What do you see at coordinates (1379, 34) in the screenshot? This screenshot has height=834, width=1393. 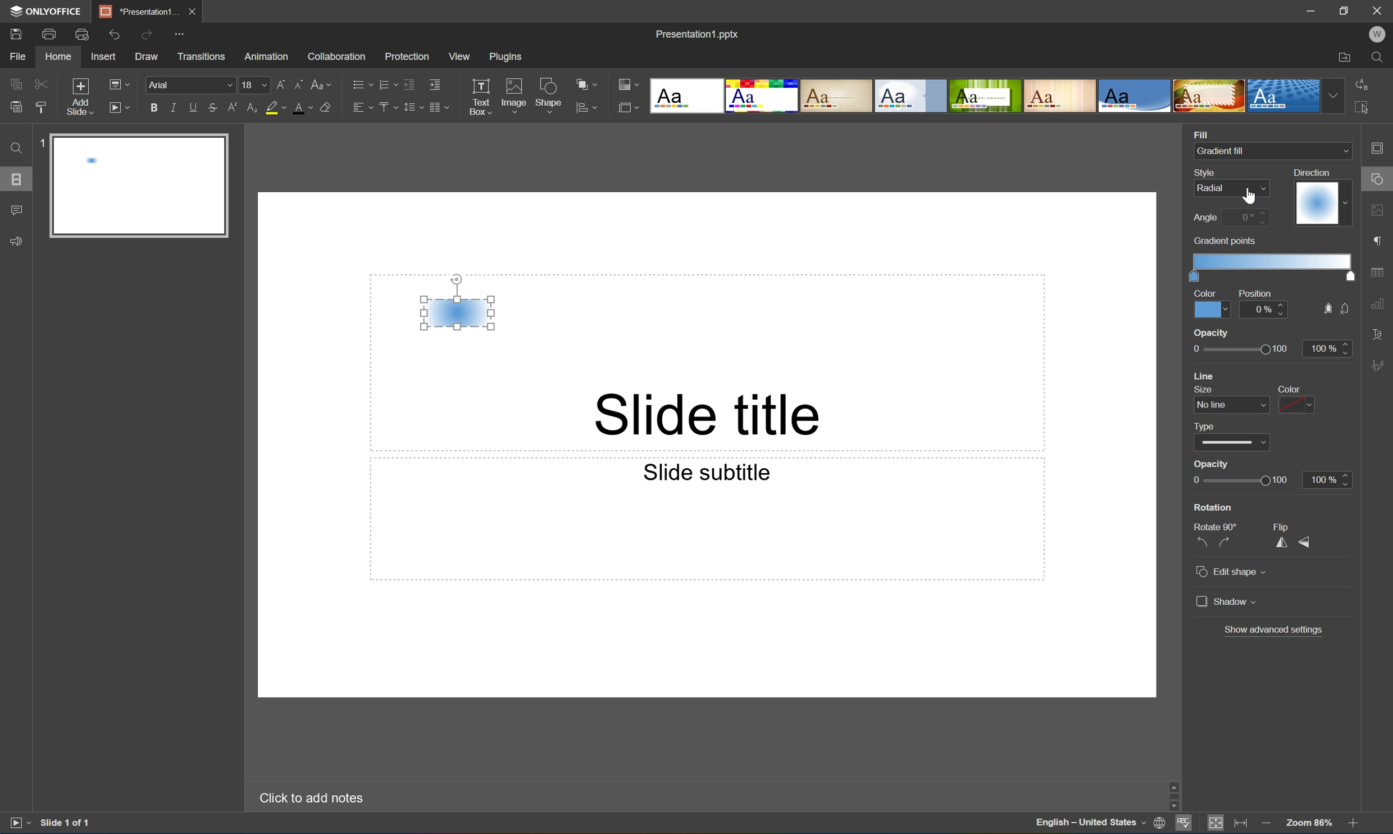 I see `W` at bounding box center [1379, 34].